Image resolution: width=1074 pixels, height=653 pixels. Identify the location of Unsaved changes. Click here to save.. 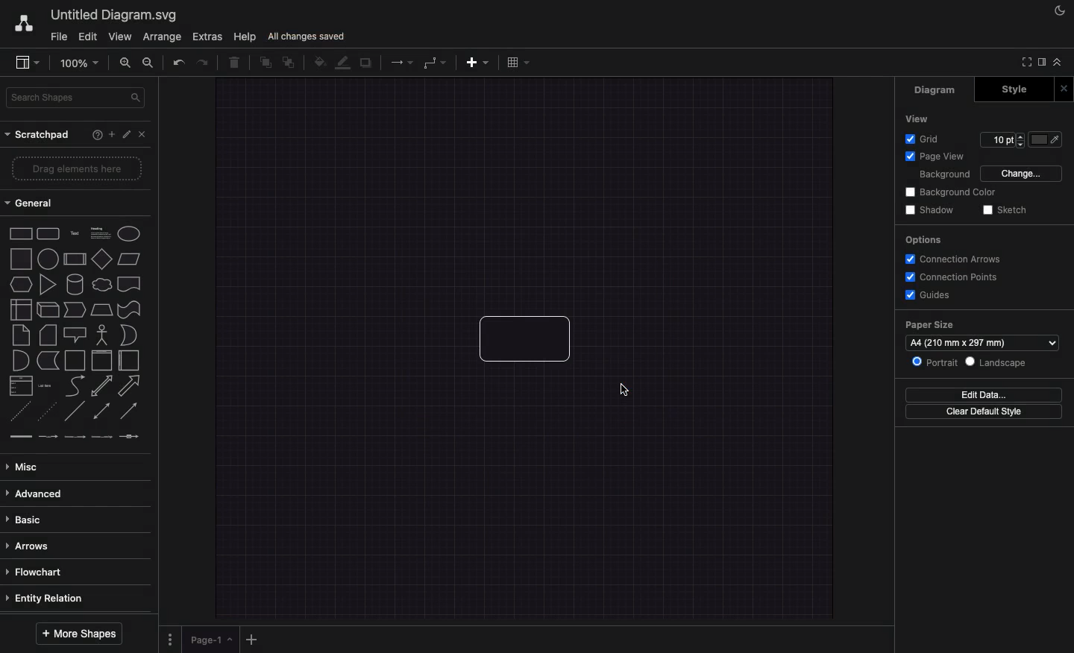
(360, 36).